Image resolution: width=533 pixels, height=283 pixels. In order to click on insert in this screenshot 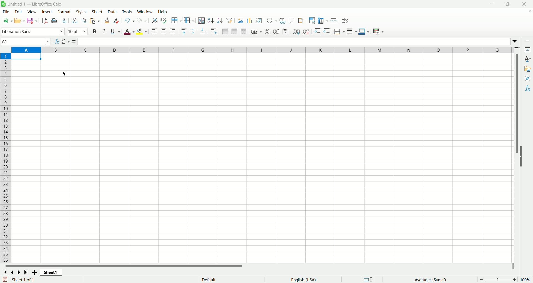, I will do `click(47, 12)`.